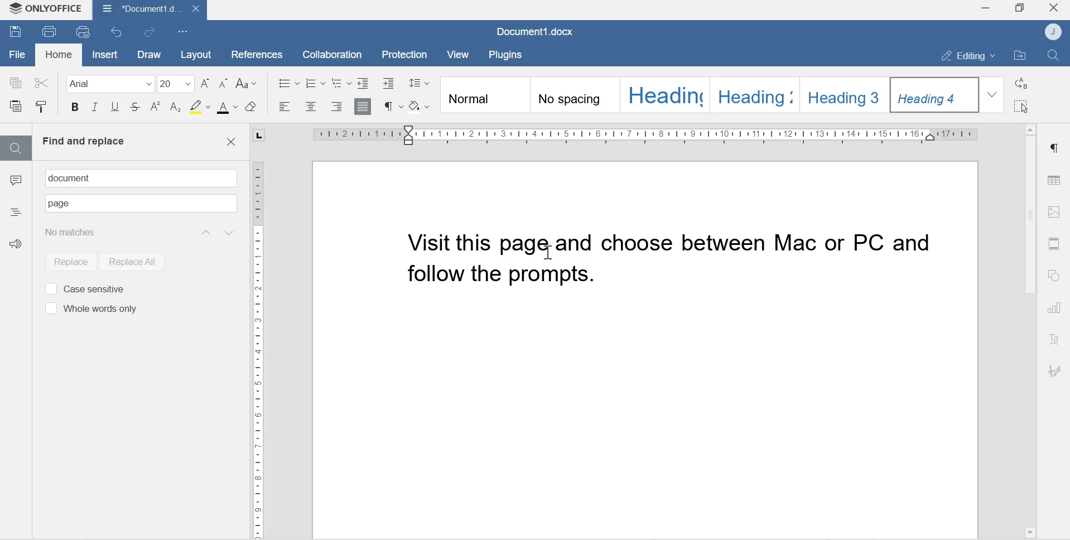 The width and height of the screenshot is (1070, 540). Describe the element at coordinates (363, 105) in the screenshot. I see `Justified` at that location.